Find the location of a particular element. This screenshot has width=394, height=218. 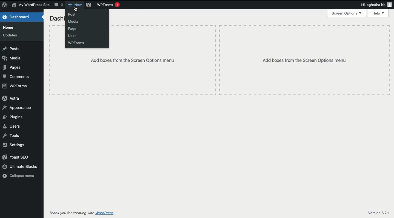

Help is located at coordinates (378, 13).